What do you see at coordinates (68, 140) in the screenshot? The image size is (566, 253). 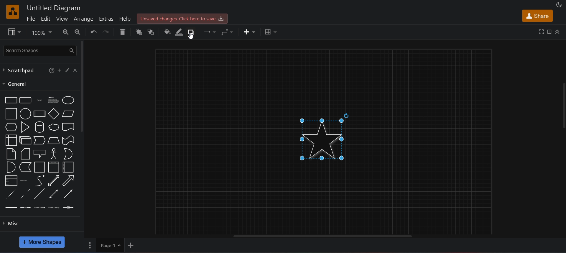 I see `tape` at bounding box center [68, 140].